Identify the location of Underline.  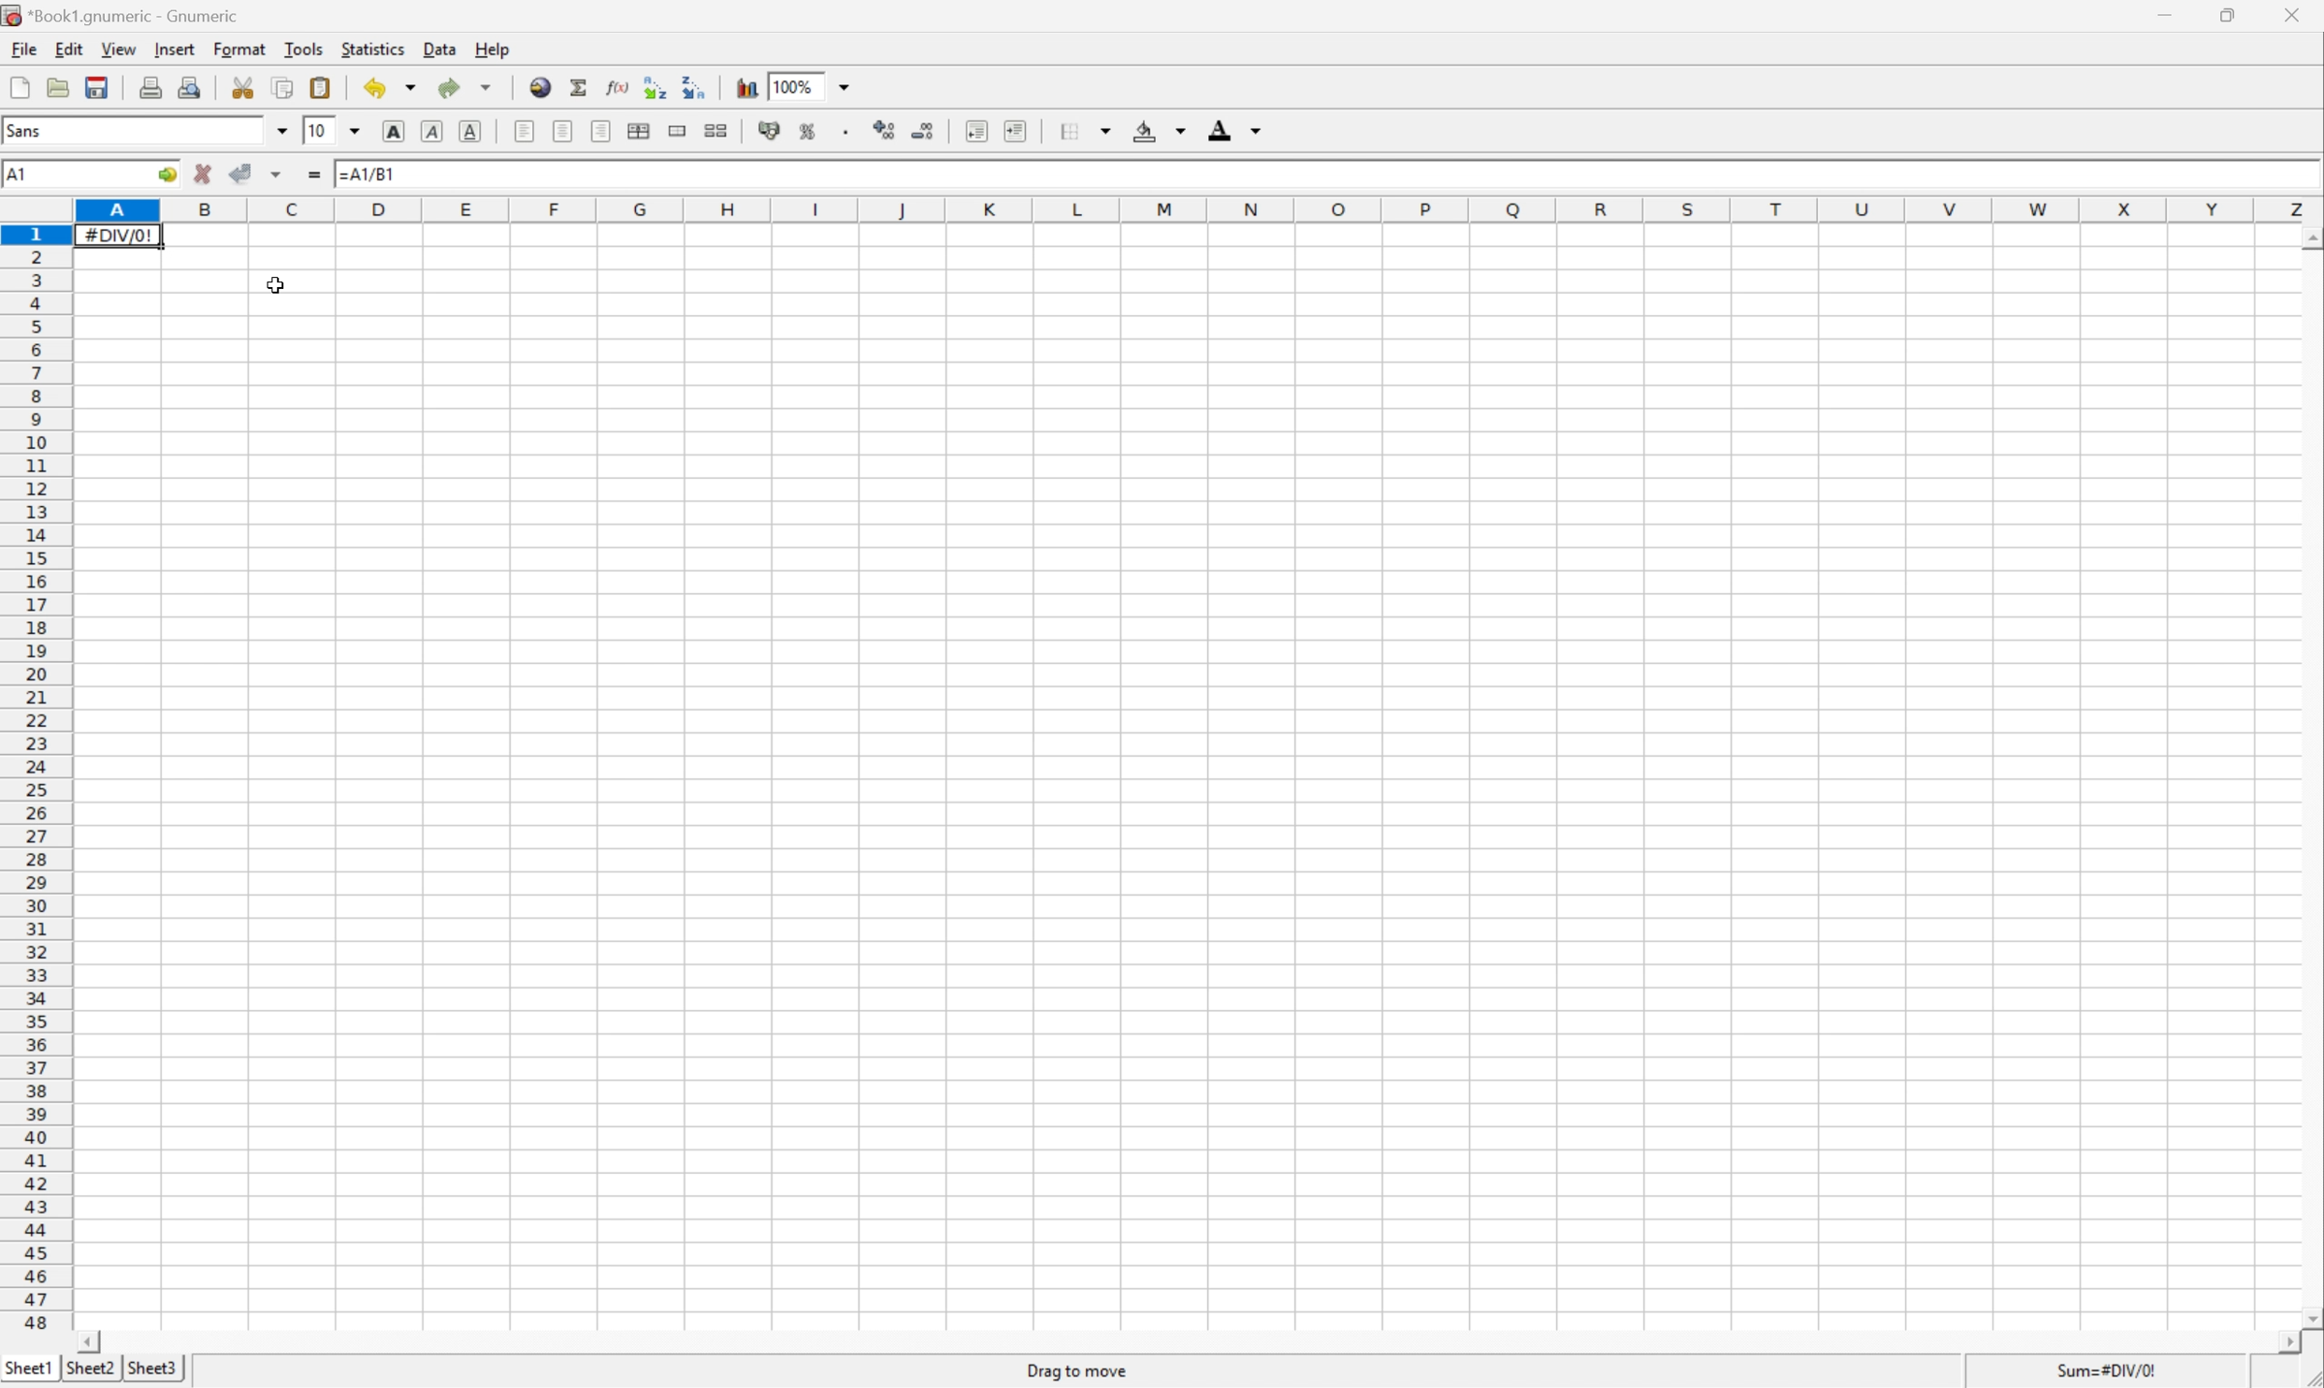
(474, 131).